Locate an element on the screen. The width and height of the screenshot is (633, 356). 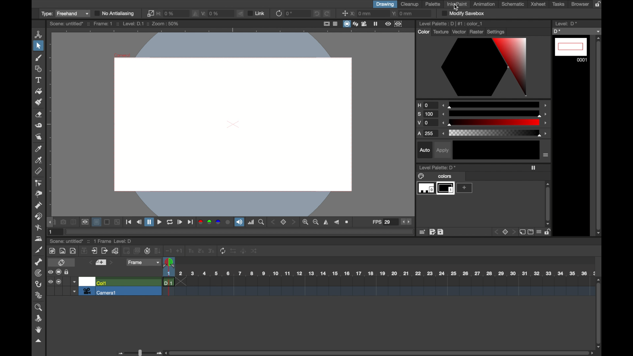
cuttertool is located at coordinates (39, 250).